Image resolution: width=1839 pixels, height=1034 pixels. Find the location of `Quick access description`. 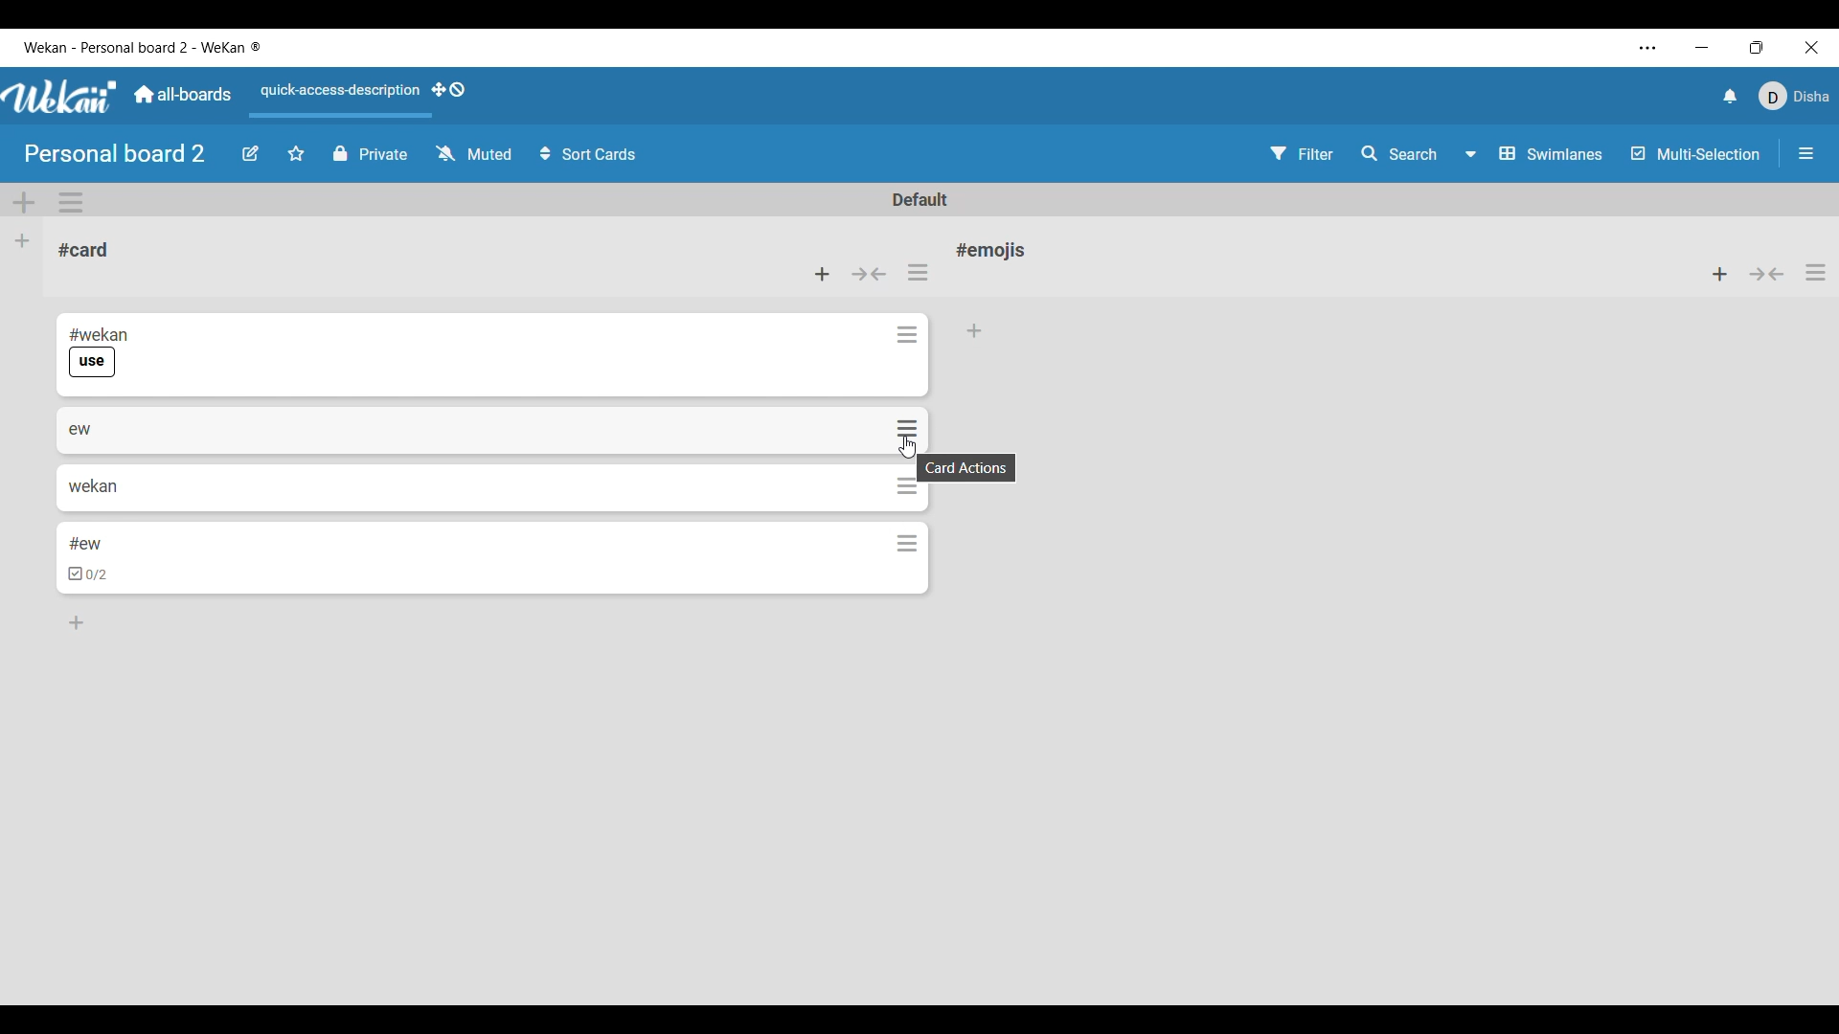

Quick access description is located at coordinates (337, 91).